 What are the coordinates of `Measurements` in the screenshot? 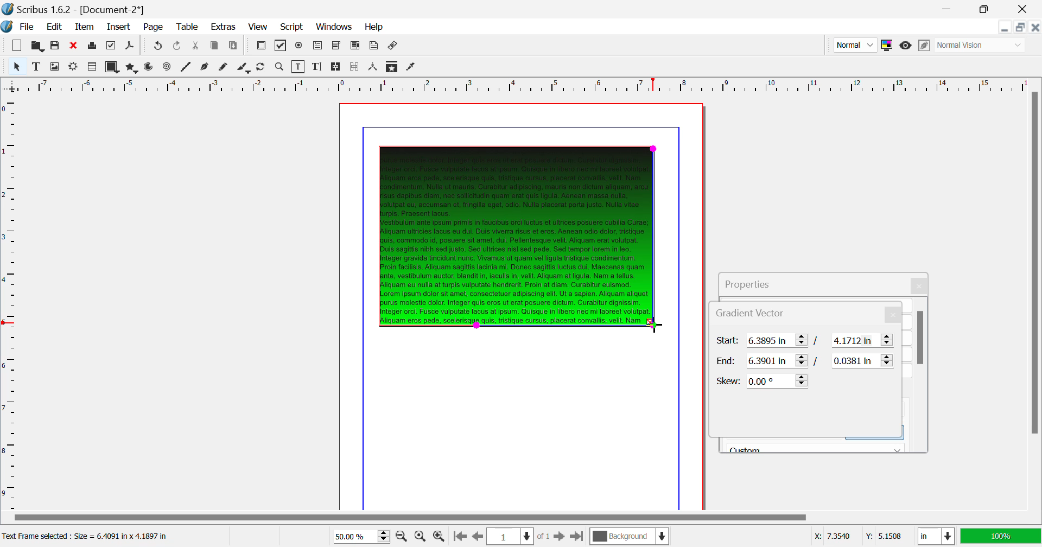 It's located at (374, 68).